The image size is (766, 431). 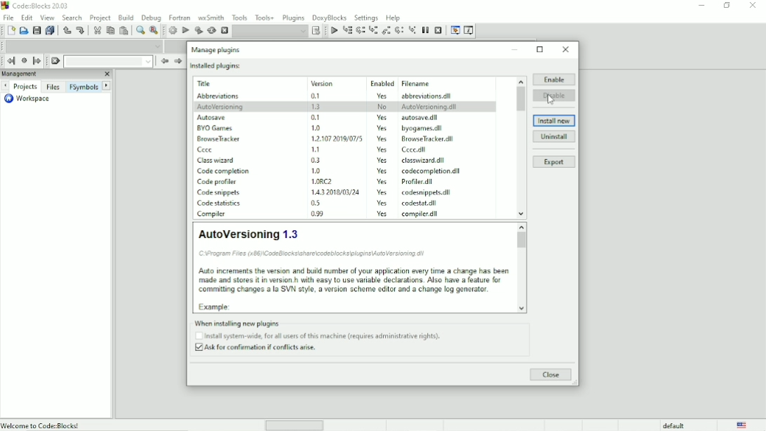 What do you see at coordinates (7, 17) in the screenshot?
I see `File` at bounding box center [7, 17].